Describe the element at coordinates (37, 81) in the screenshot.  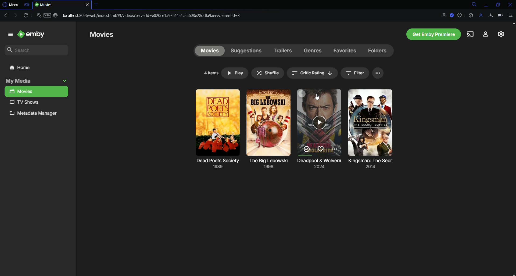
I see `My media` at that location.